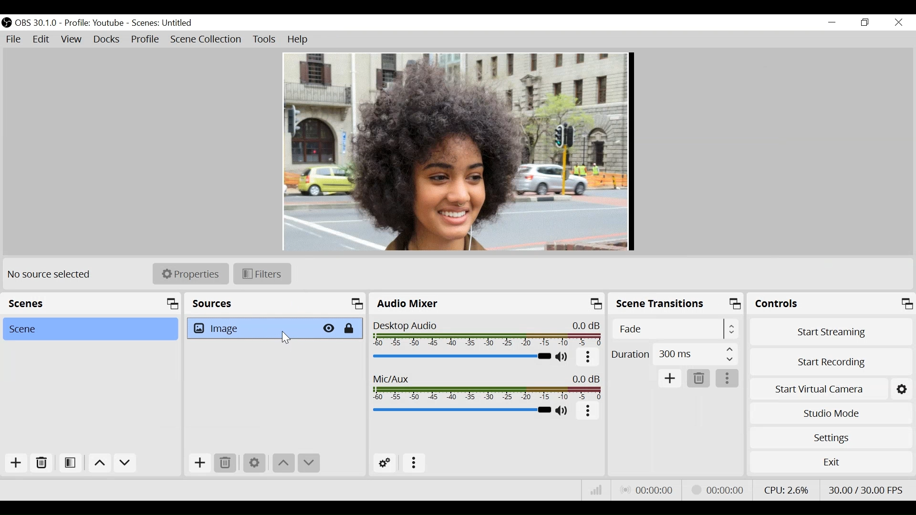  I want to click on Image, so click(253, 328).